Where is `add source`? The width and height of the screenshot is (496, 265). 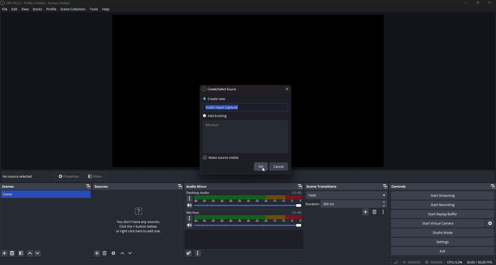
add source is located at coordinates (97, 253).